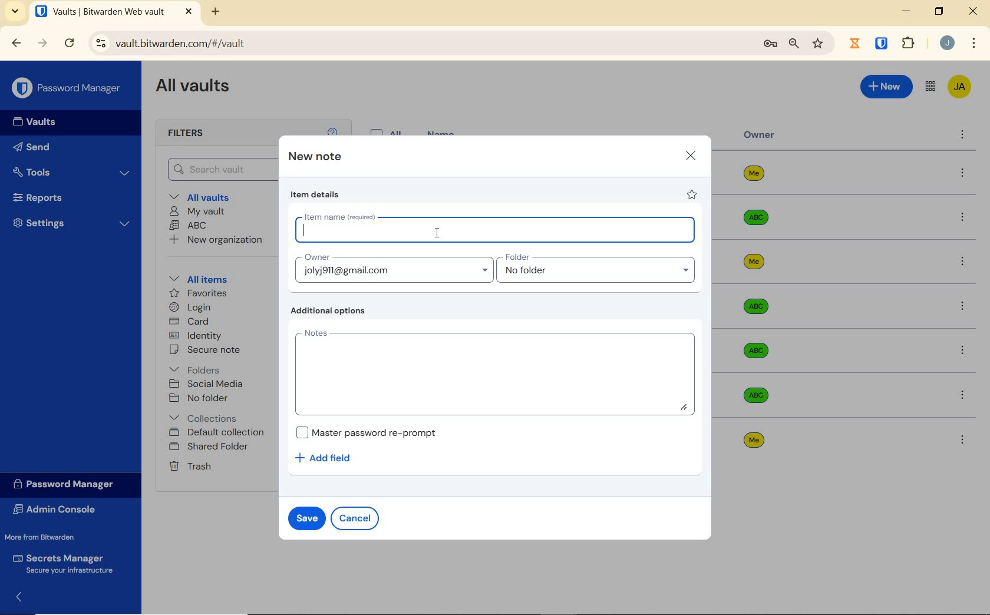 This screenshot has width=990, height=615. Describe the element at coordinates (72, 171) in the screenshot. I see `Tools` at that location.